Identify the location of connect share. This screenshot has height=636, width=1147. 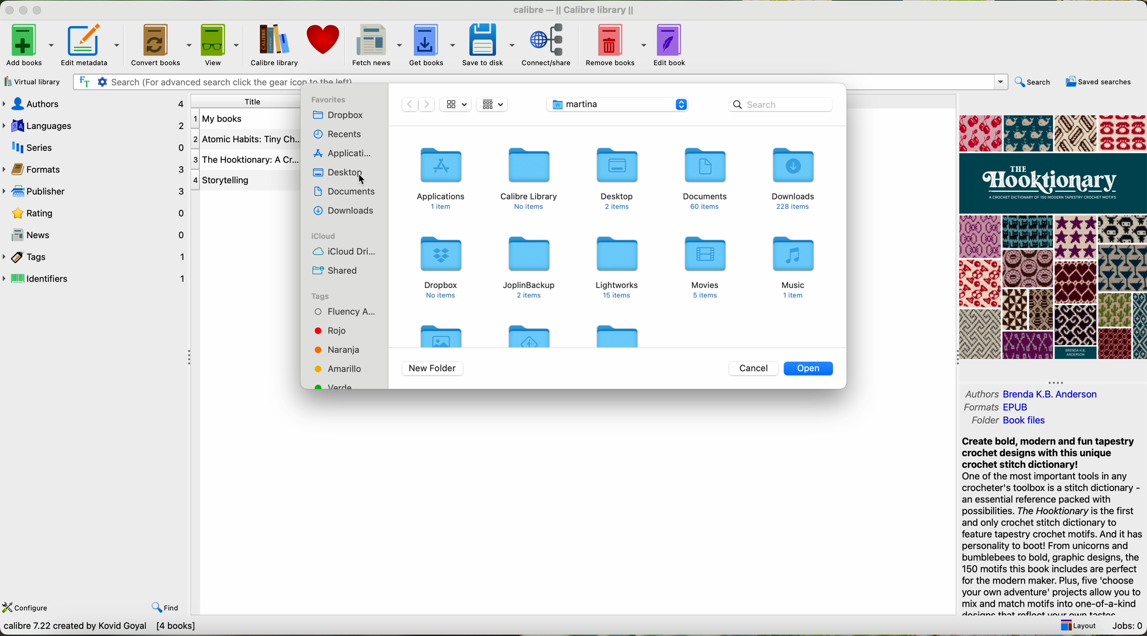
(551, 45).